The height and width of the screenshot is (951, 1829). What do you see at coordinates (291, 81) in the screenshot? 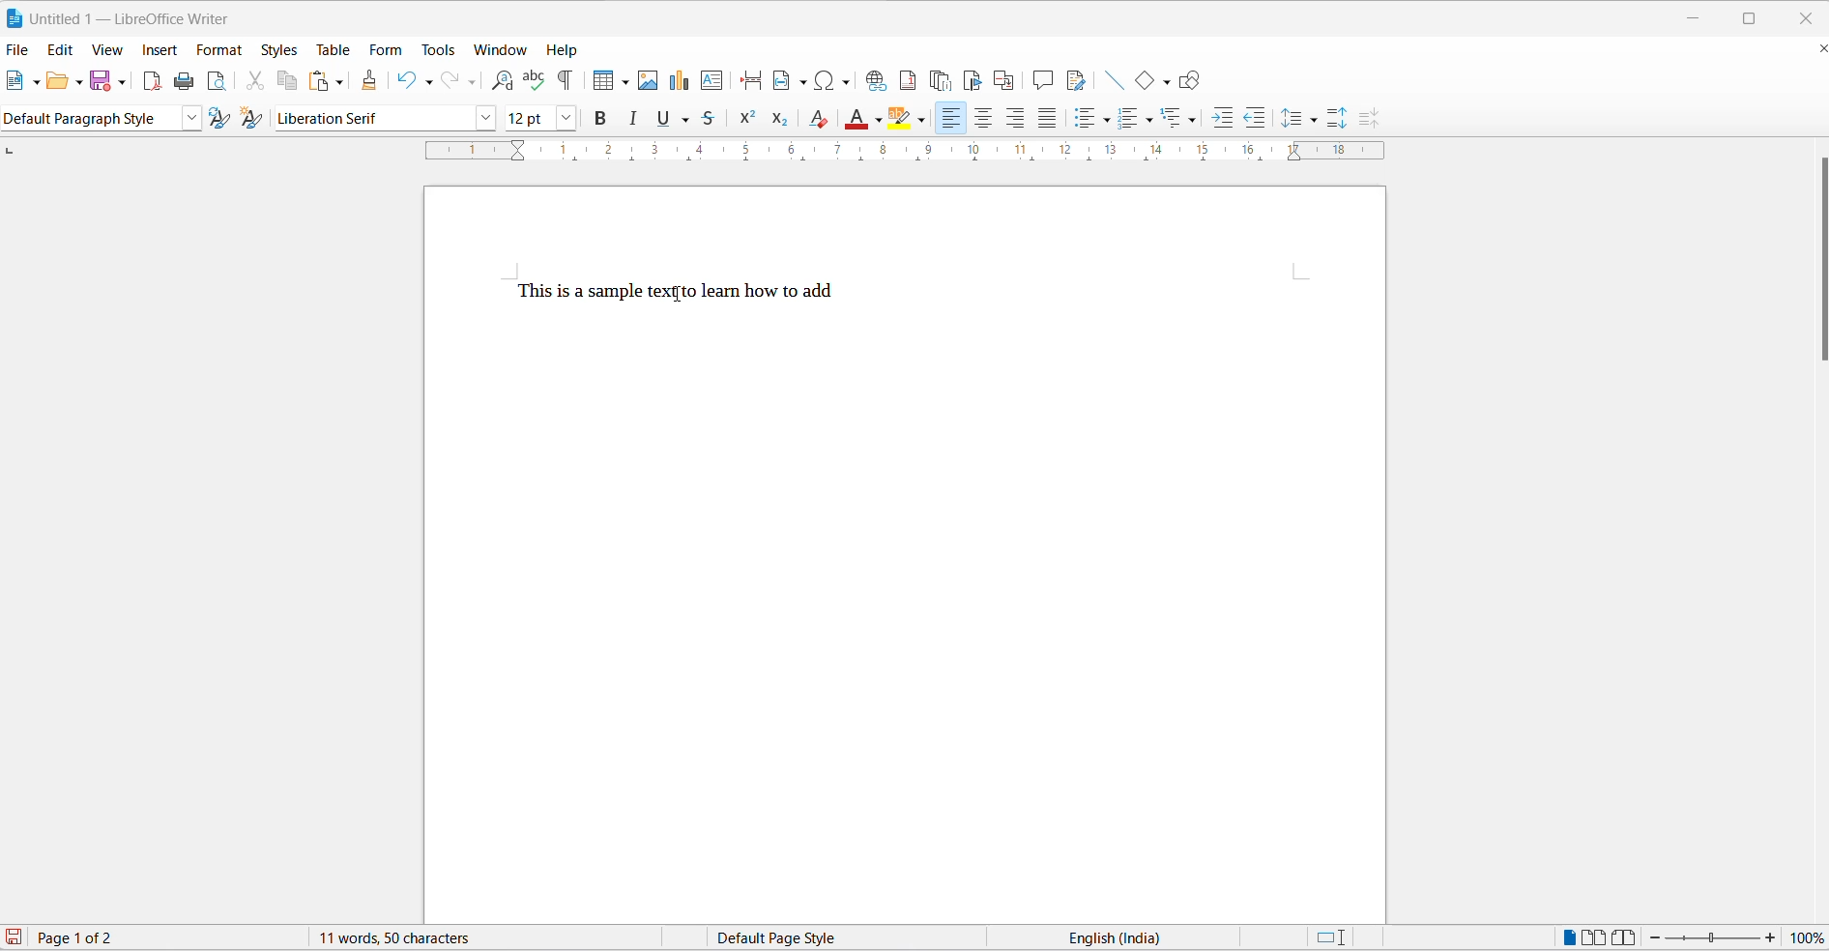
I see `copy` at bounding box center [291, 81].